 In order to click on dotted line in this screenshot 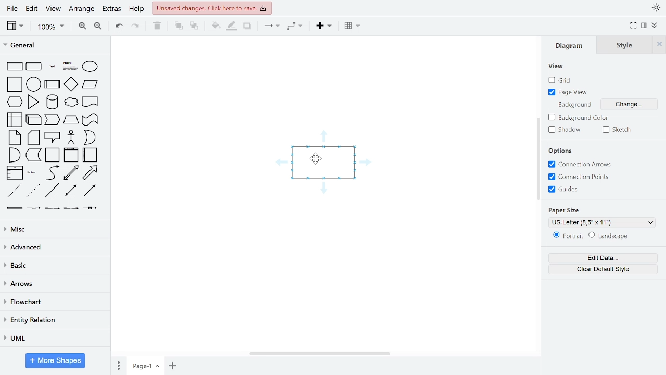, I will do `click(34, 190)`.